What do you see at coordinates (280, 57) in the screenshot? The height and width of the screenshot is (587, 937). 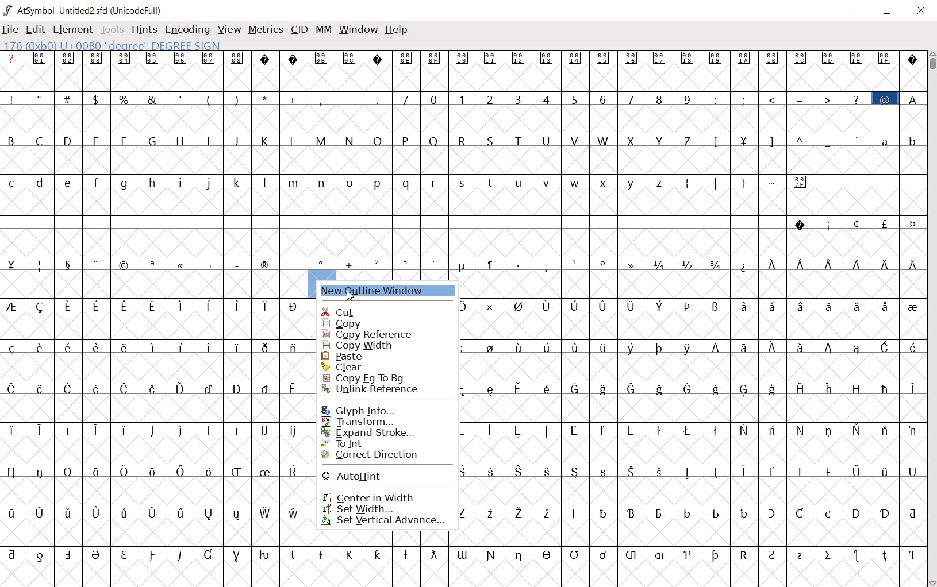 I see `unsupported charters` at bounding box center [280, 57].